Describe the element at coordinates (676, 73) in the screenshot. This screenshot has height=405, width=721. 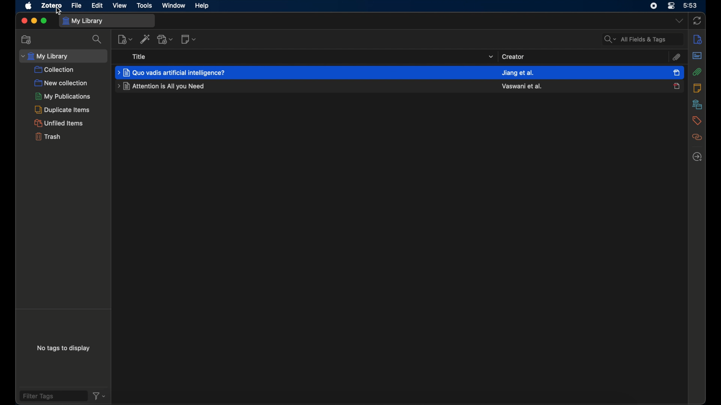
I see `item selected` at that location.